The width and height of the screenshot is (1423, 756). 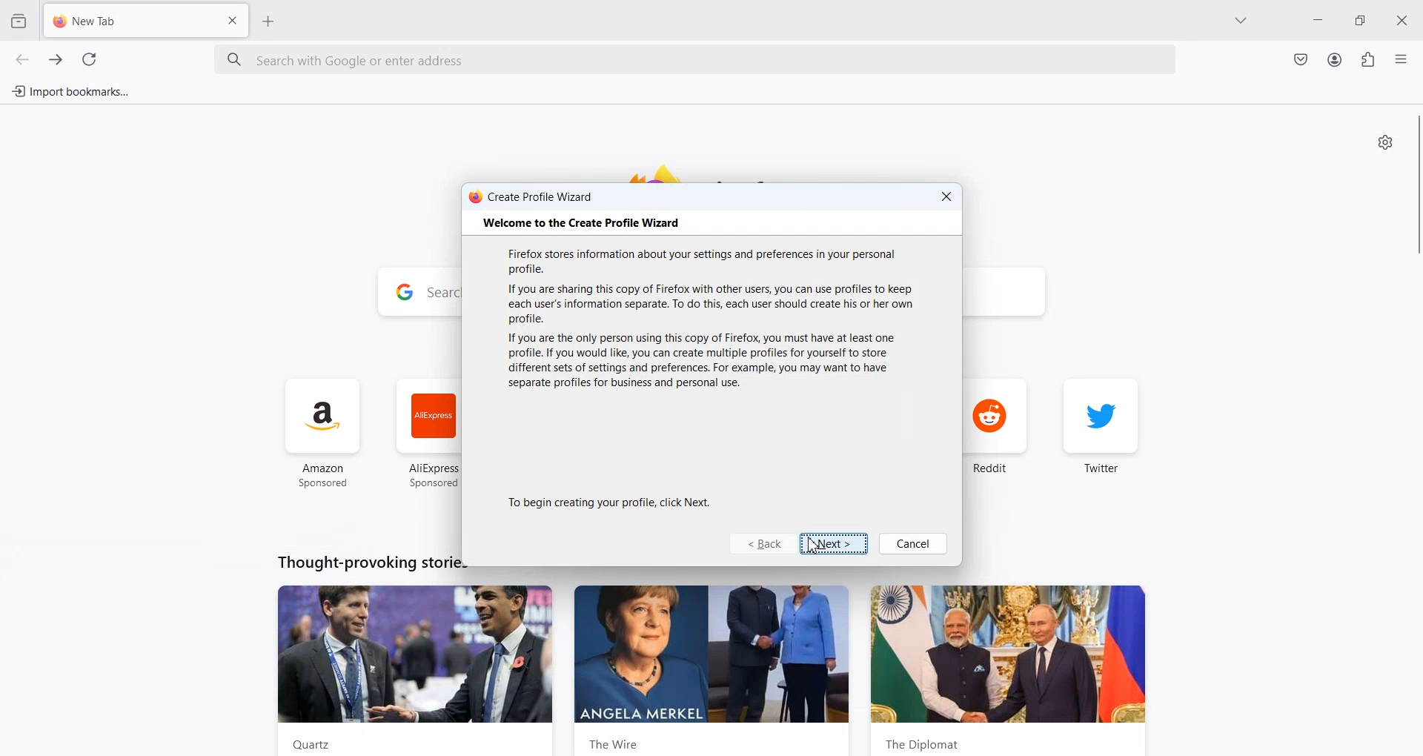 What do you see at coordinates (697, 61) in the screenshot?
I see `Search bar` at bounding box center [697, 61].